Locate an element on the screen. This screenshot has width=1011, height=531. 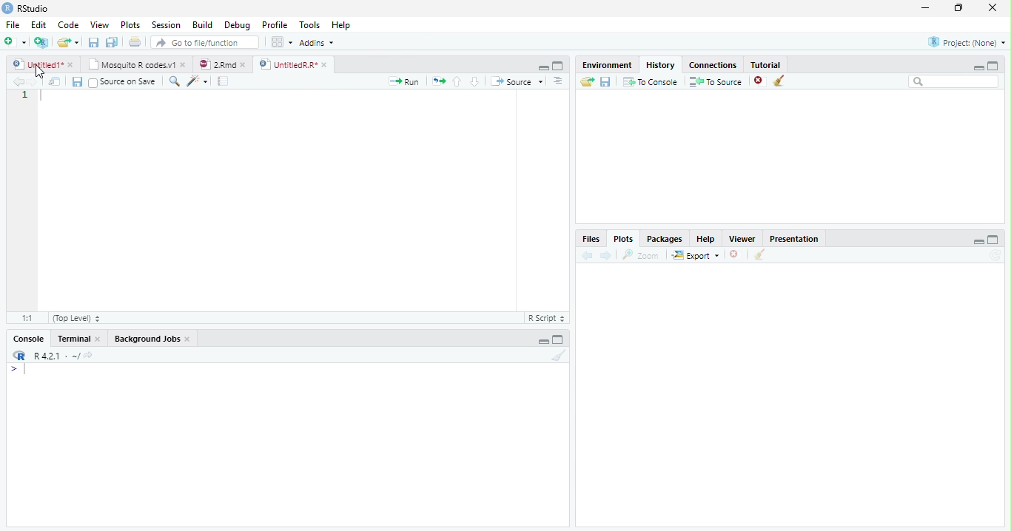
Environment is located at coordinates (608, 66).